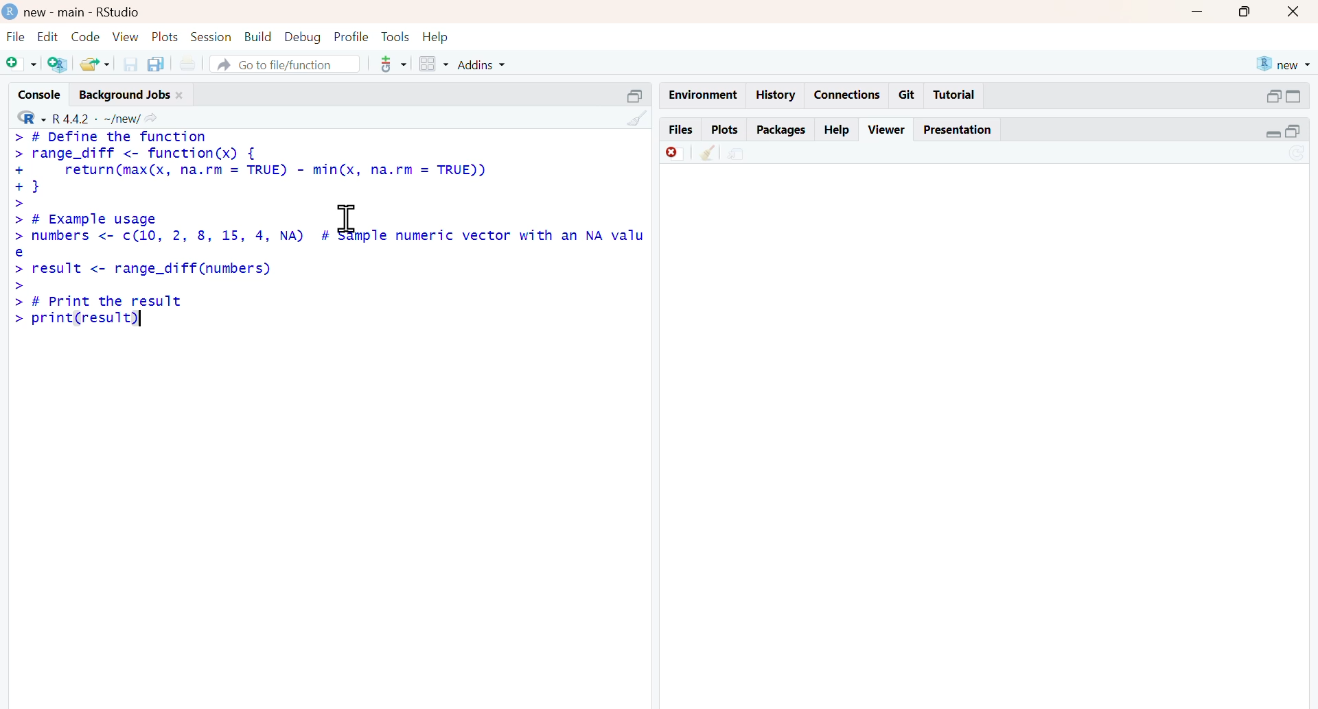  What do you see at coordinates (781, 131) in the screenshot?
I see `packages` at bounding box center [781, 131].